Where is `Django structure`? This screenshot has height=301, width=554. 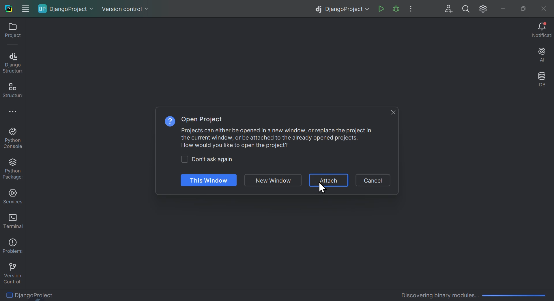 Django structure is located at coordinates (12, 62).